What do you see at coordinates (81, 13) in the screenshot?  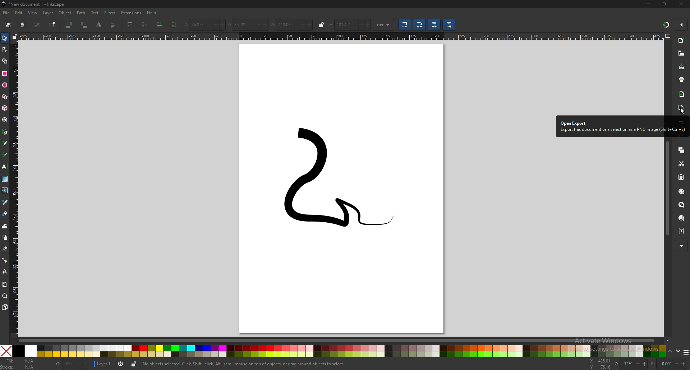 I see `path` at bounding box center [81, 13].